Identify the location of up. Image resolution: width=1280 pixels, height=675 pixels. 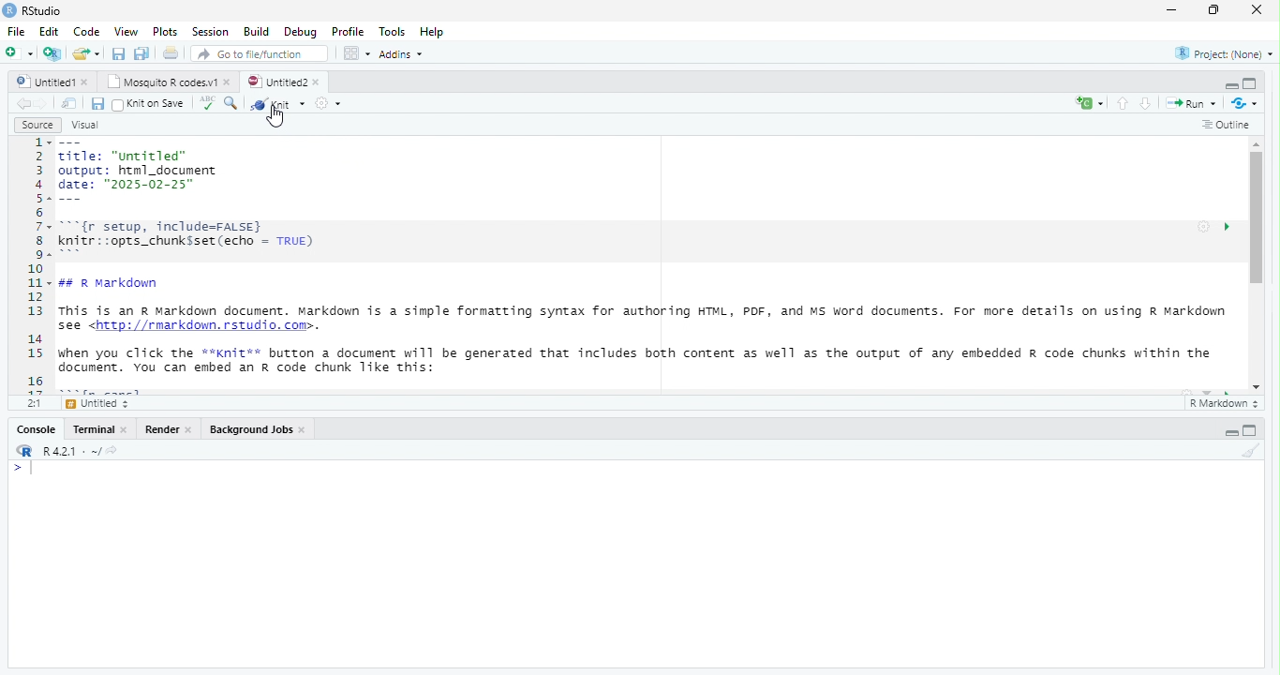
(1124, 103).